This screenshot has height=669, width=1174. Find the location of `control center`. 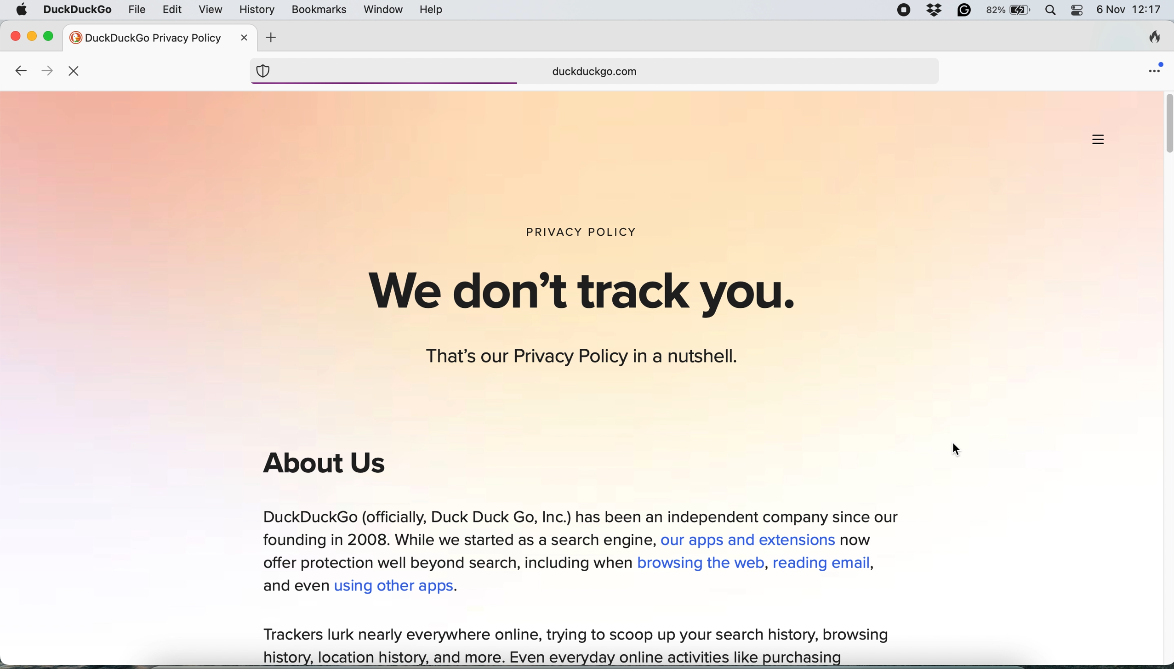

control center is located at coordinates (1076, 11).